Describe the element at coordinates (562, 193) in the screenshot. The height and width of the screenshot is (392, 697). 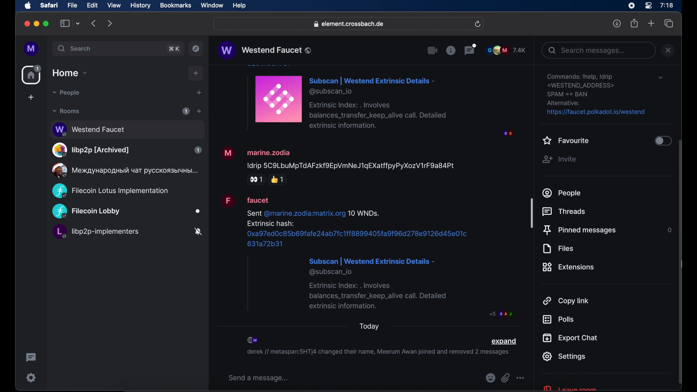
I see `people` at that location.